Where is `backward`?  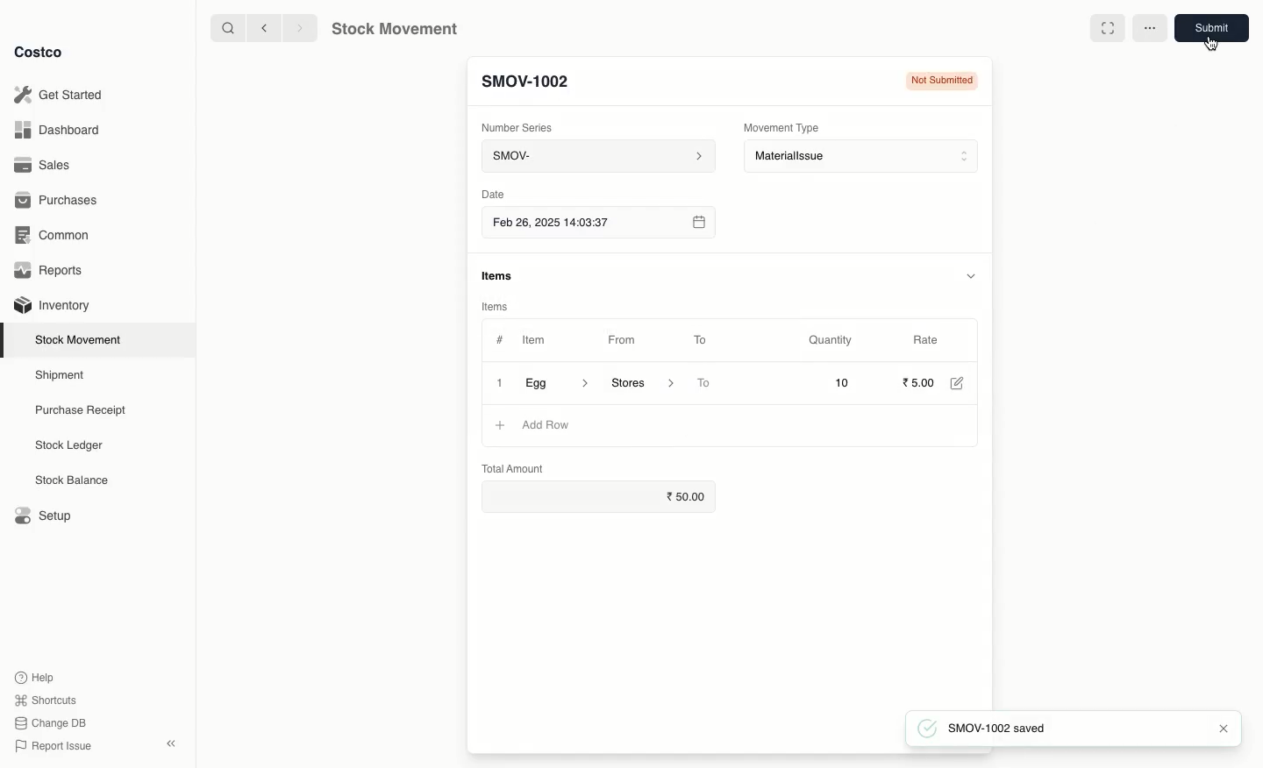 backward is located at coordinates (267, 29).